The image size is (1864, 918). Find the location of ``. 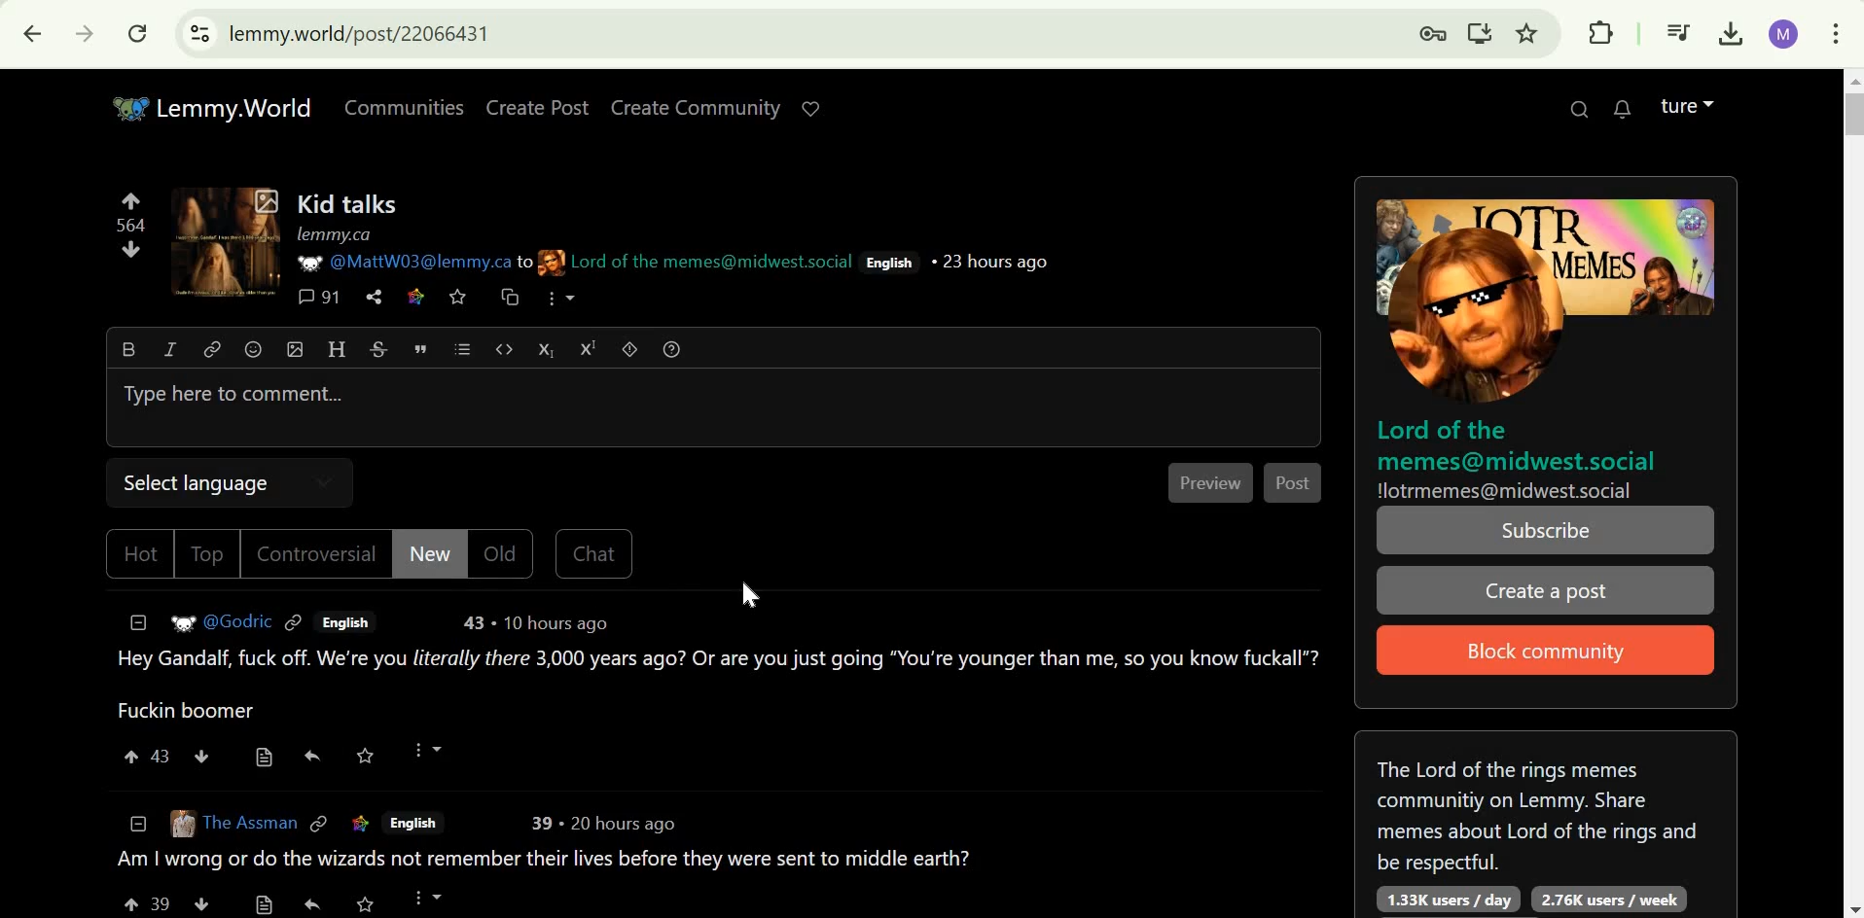

 is located at coordinates (1545, 304).